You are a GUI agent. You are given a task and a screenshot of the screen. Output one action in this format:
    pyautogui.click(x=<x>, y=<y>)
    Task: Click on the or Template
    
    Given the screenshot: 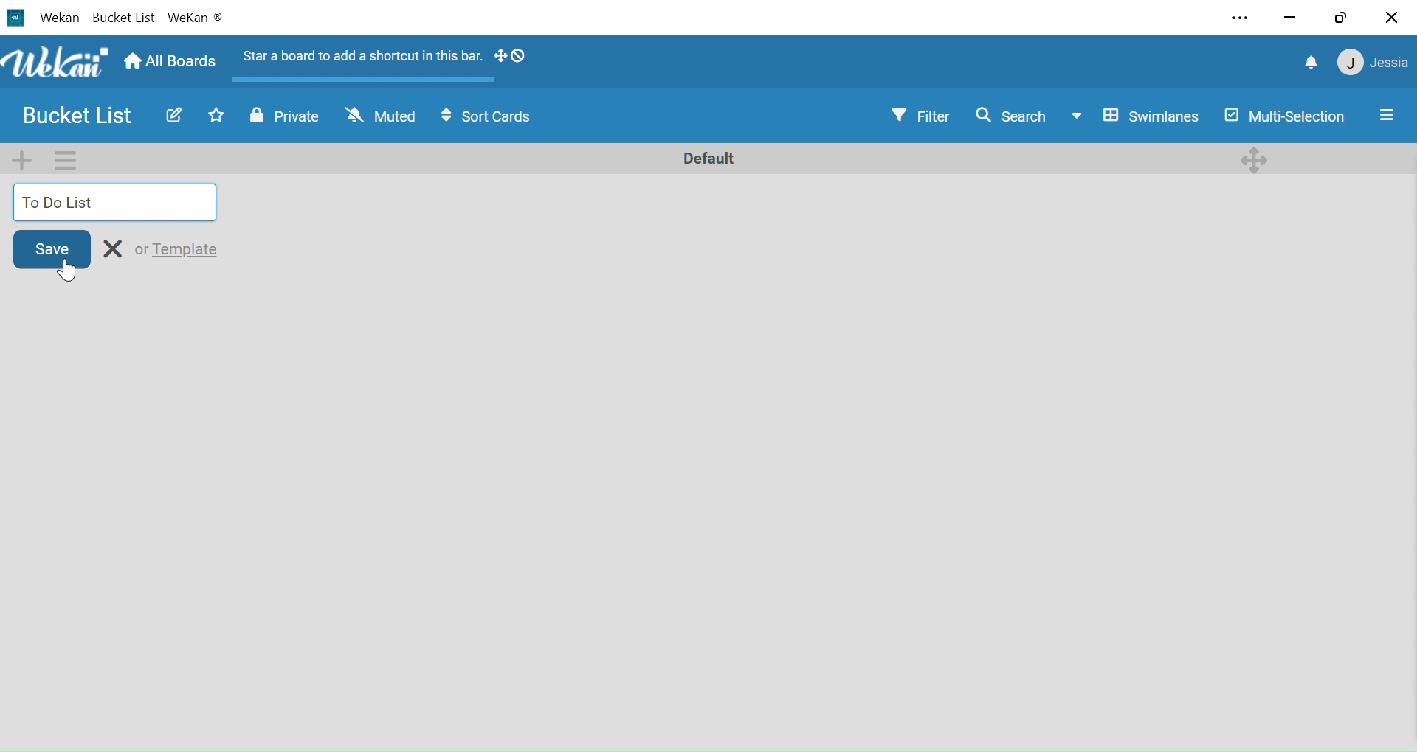 What is the action you would take?
    pyautogui.click(x=178, y=248)
    